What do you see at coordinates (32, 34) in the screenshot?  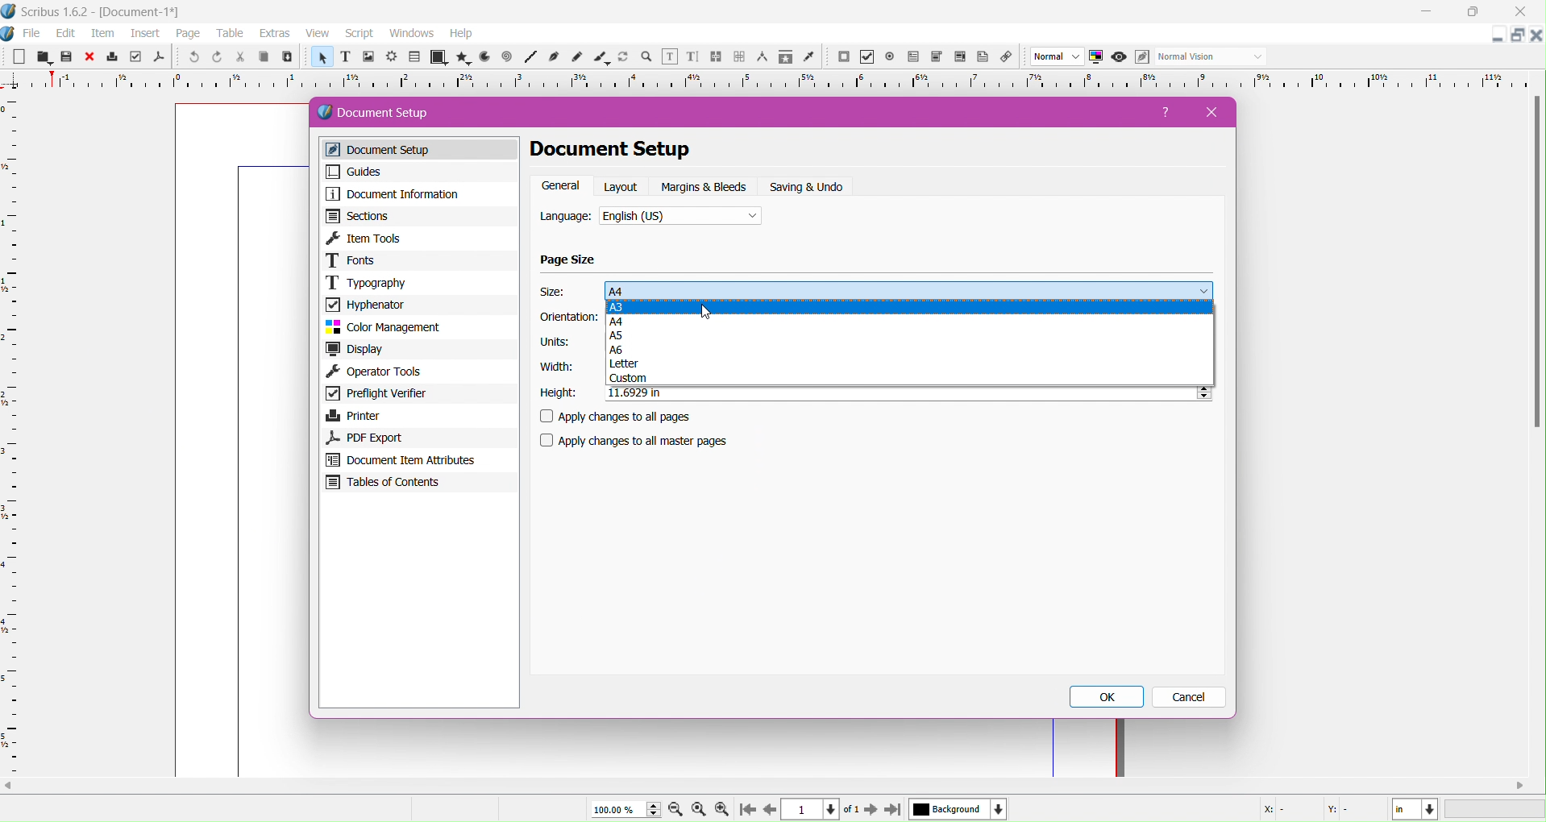 I see `file menu` at bounding box center [32, 34].